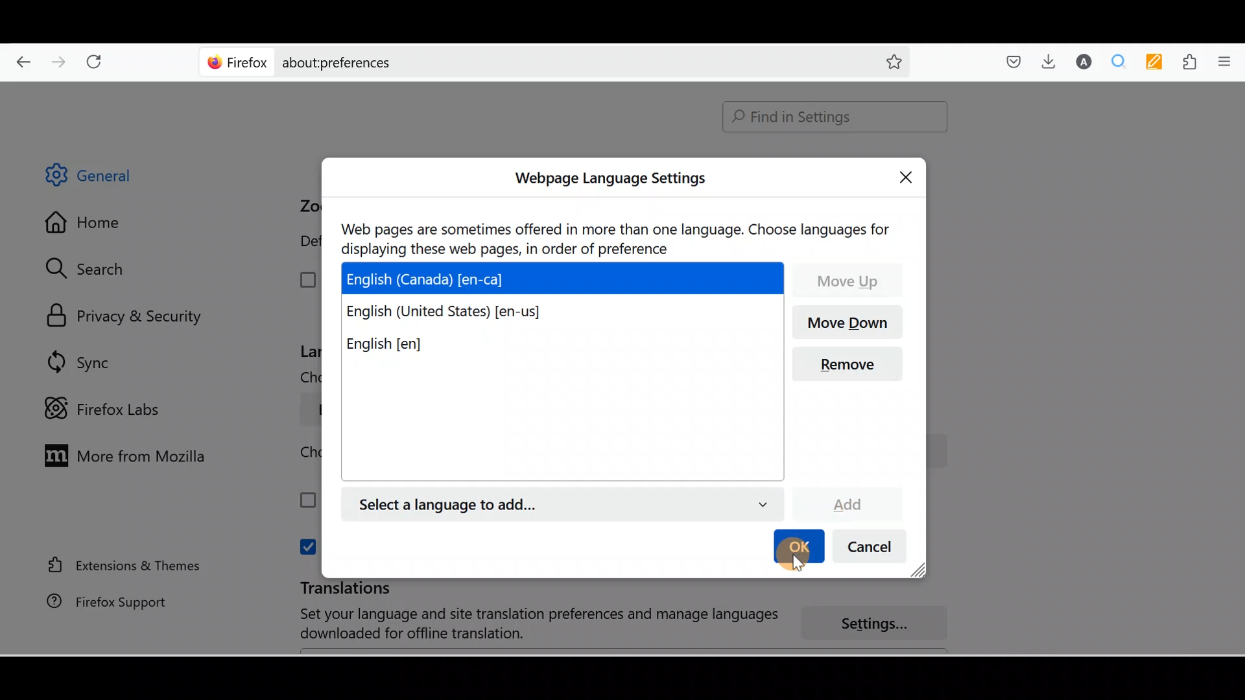 This screenshot has height=700, width=1245. What do you see at coordinates (121, 454) in the screenshot?
I see `More from Mozilla` at bounding box center [121, 454].